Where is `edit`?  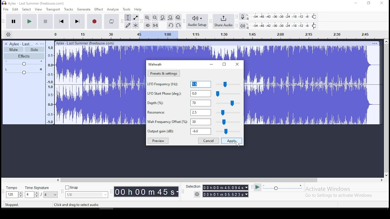 edit is located at coordinates (15, 9).